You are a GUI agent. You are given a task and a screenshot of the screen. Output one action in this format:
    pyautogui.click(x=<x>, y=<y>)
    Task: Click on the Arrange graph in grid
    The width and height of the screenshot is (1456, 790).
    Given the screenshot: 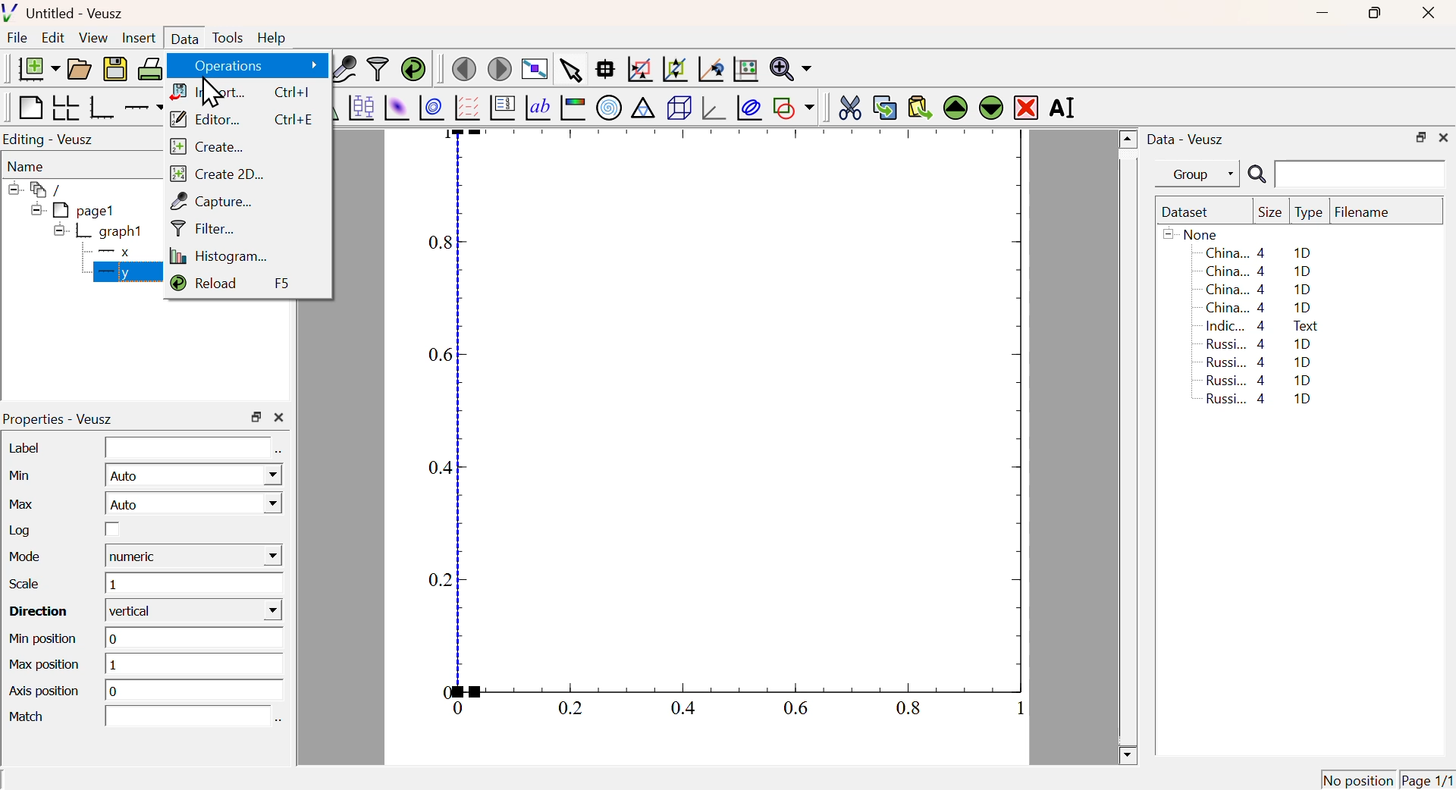 What is the action you would take?
    pyautogui.click(x=64, y=107)
    